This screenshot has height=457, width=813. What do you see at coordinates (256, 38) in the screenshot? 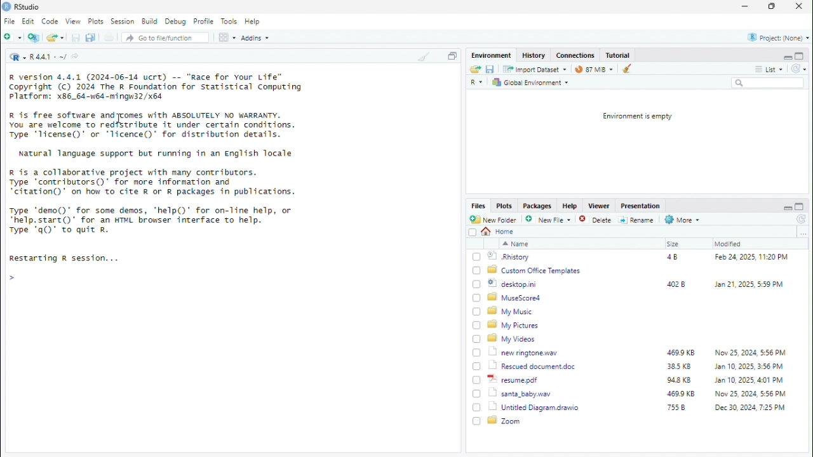
I see `Addins` at bounding box center [256, 38].